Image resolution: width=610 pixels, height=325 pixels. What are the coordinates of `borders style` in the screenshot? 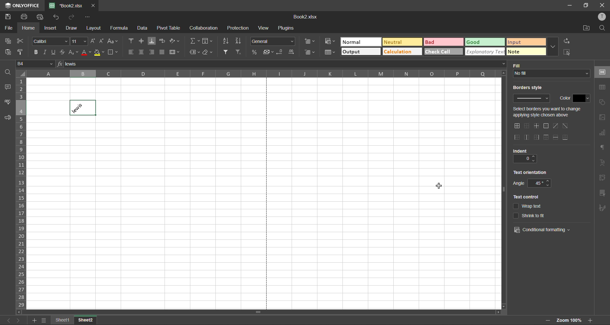 It's located at (530, 88).